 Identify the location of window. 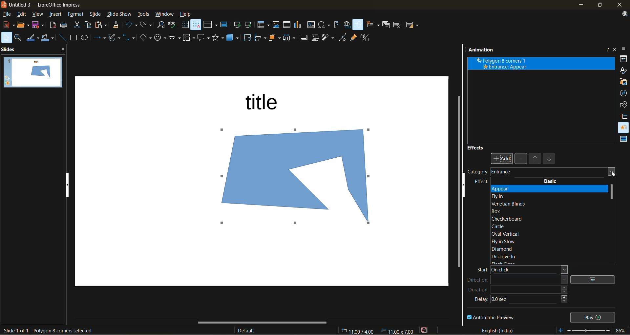
(165, 14).